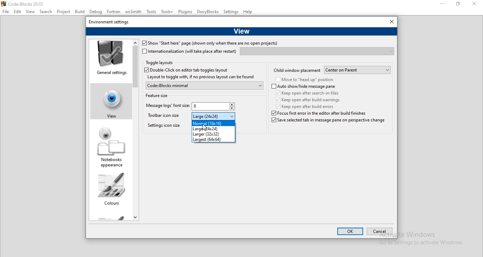 The width and height of the screenshot is (483, 257). I want to click on Settings, so click(231, 12).